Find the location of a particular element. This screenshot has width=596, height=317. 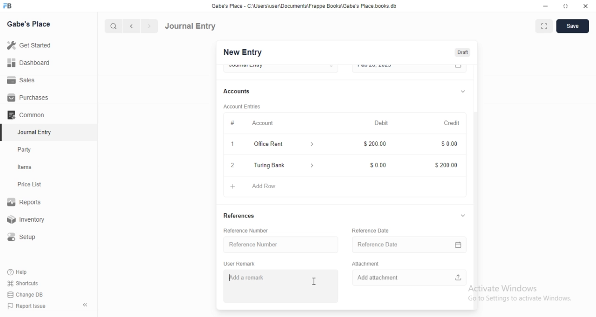

Inventory is located at coordinates (27, 220).